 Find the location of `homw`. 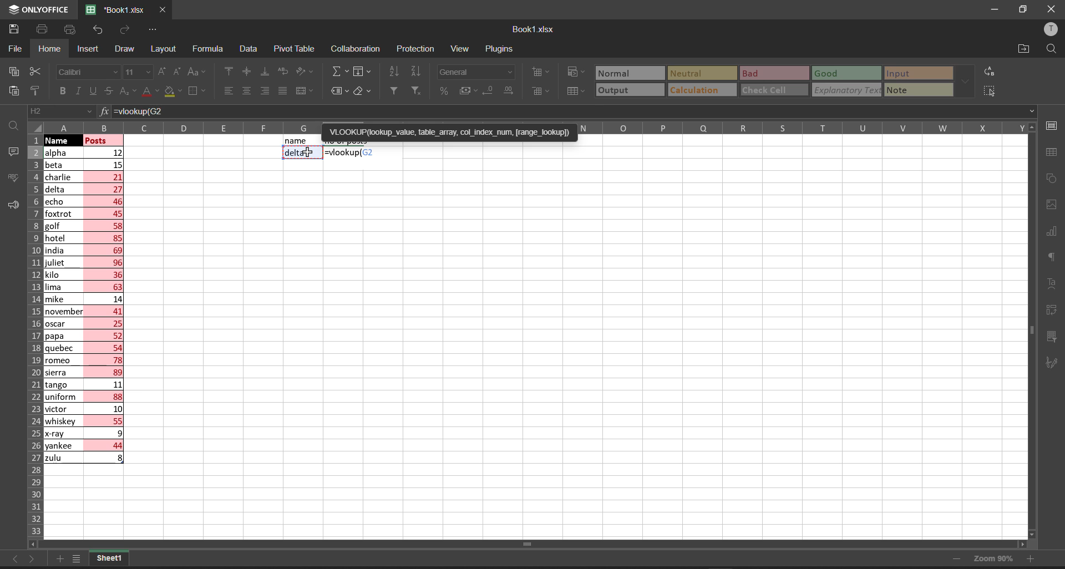

homw is located at coordinates (49, 49).